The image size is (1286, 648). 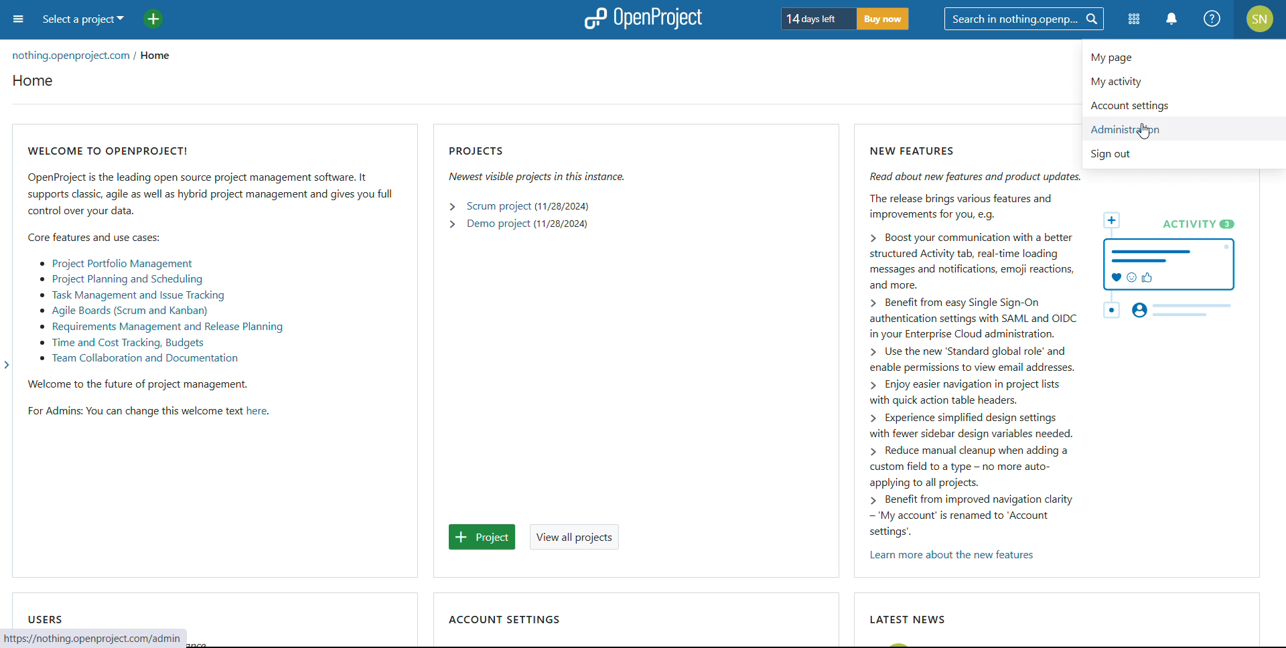 What do you see at coordinates (81, 638) in the screenshot?
I see `https://nothing.openproject.com/#` at bounding box center [81, 638].